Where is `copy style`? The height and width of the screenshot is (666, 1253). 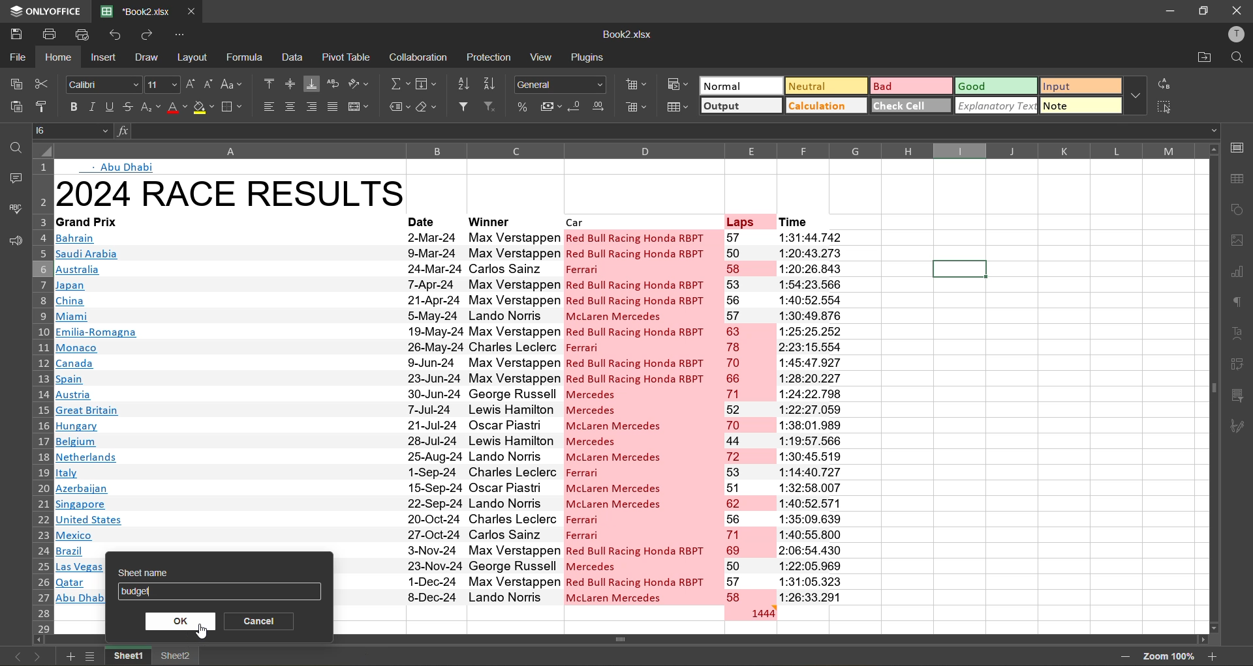 copy style is located at coordinates (44, 108).